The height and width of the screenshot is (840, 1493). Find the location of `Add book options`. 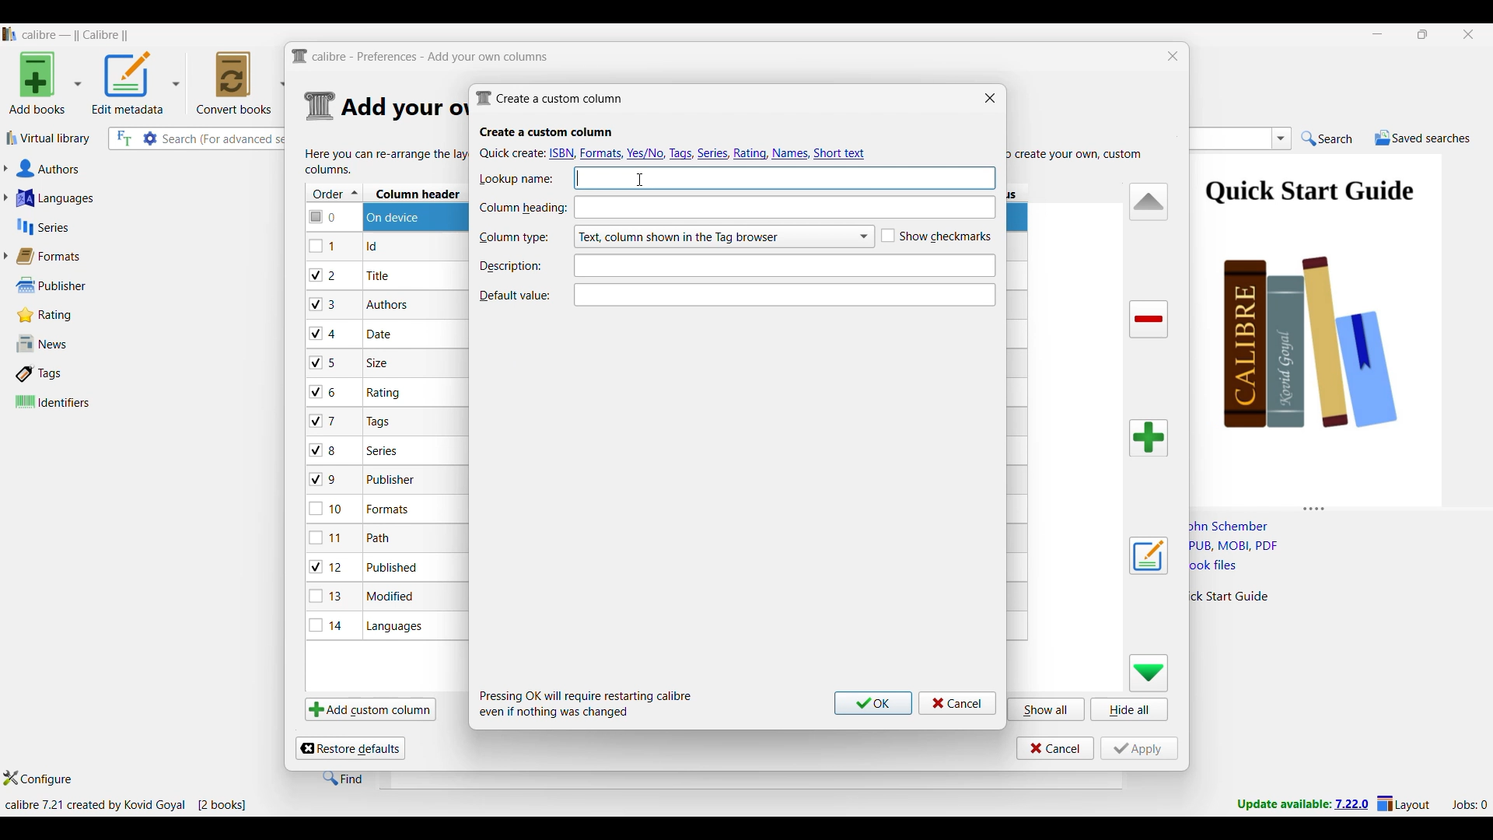

Add book options is located at coordinates (46, 82).